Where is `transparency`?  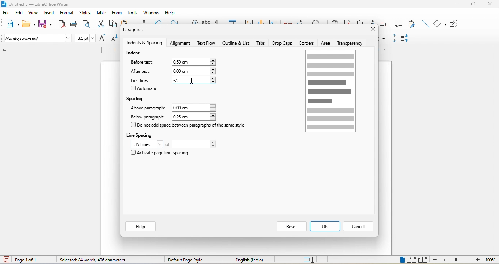 transparency is located at coordinates (351, 44).